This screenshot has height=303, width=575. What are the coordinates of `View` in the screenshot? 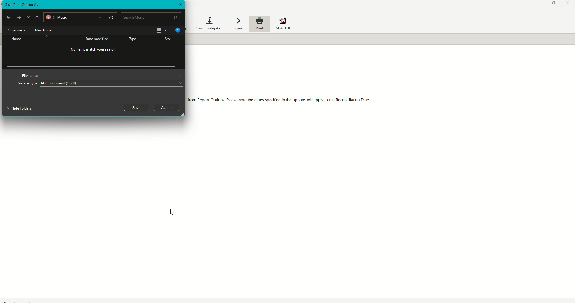 It's located at (161, 30).